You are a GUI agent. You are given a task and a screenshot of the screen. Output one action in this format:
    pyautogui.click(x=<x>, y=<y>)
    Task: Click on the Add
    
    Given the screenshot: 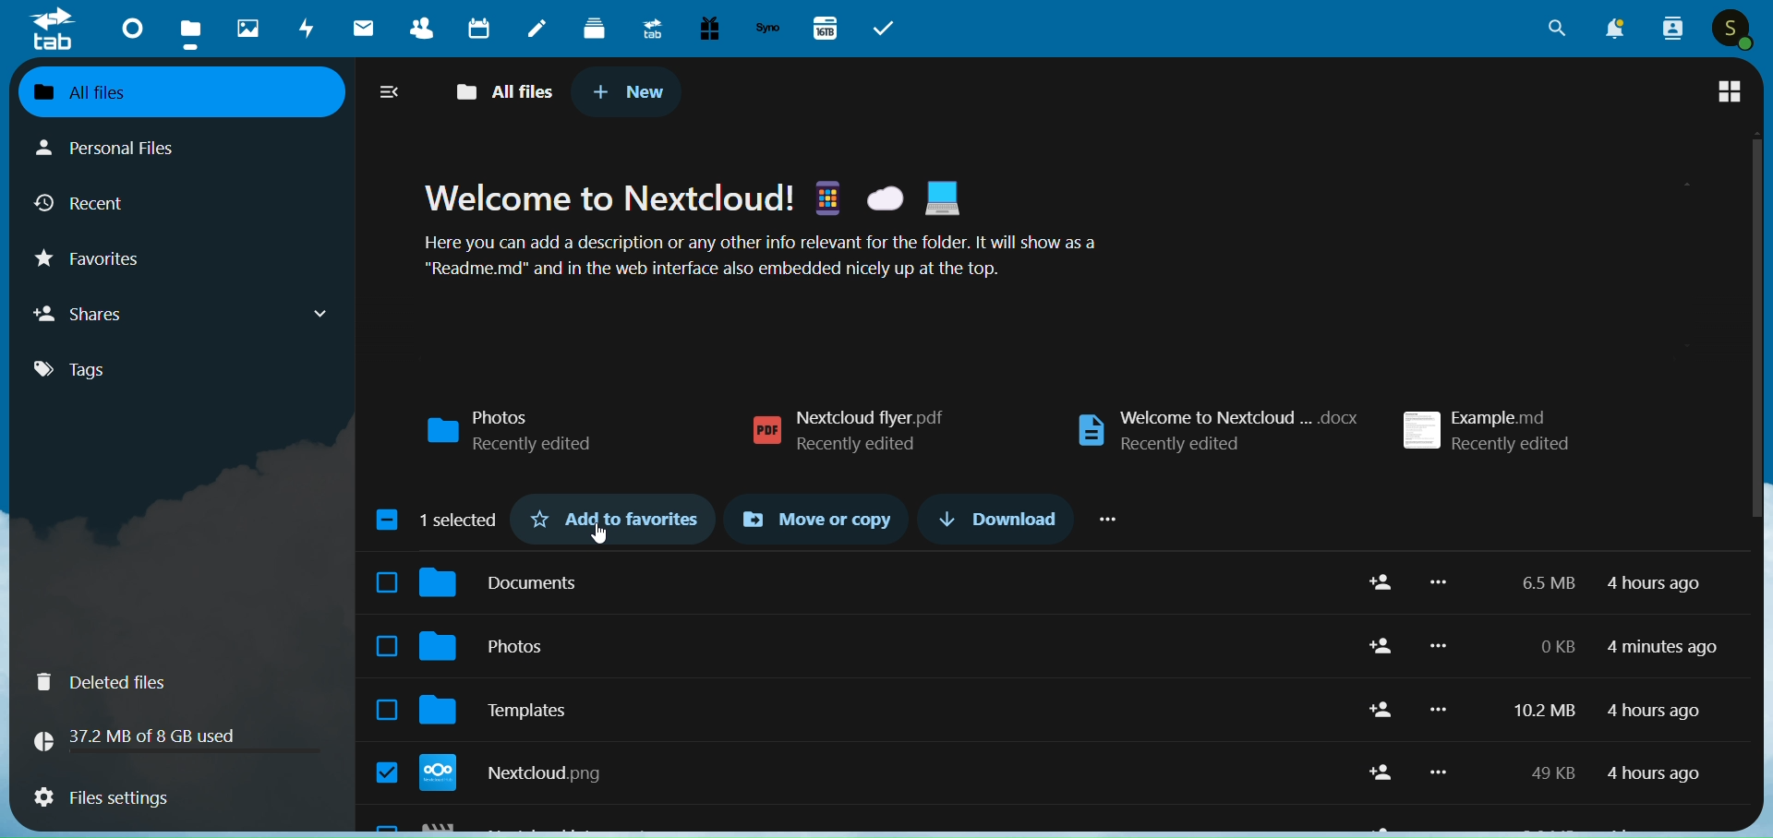 What is the action you would take?
    pyautogui.click(x=1381, y=772)
    